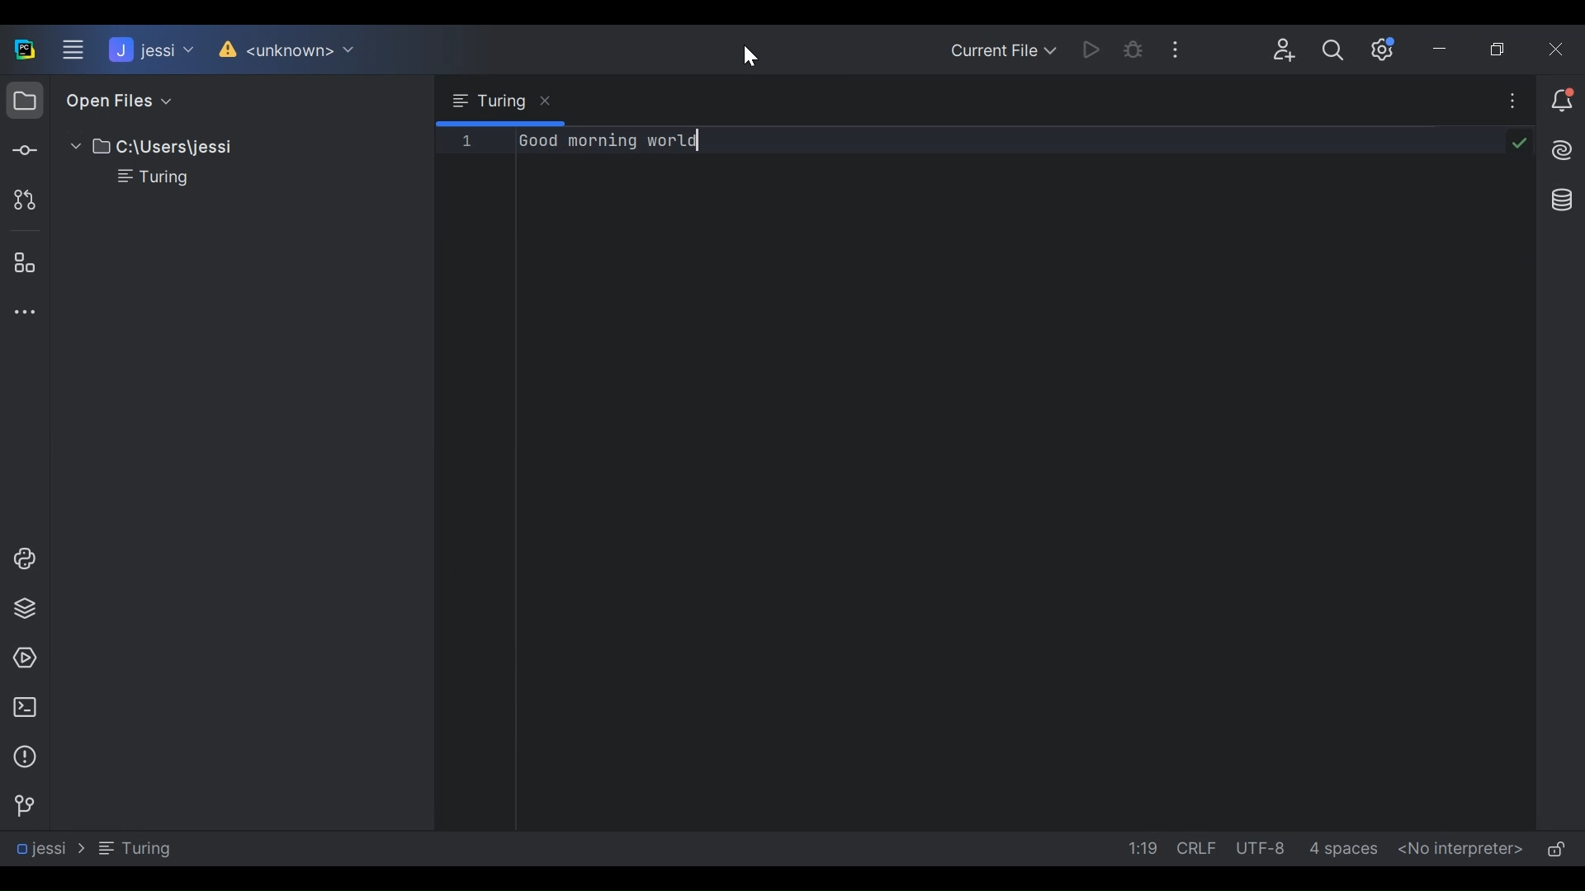 This screenshot has height=891, width=1585. Describe the element at coordinates (1556, 851) in the screenshot. I see `(un)lock` at that location.